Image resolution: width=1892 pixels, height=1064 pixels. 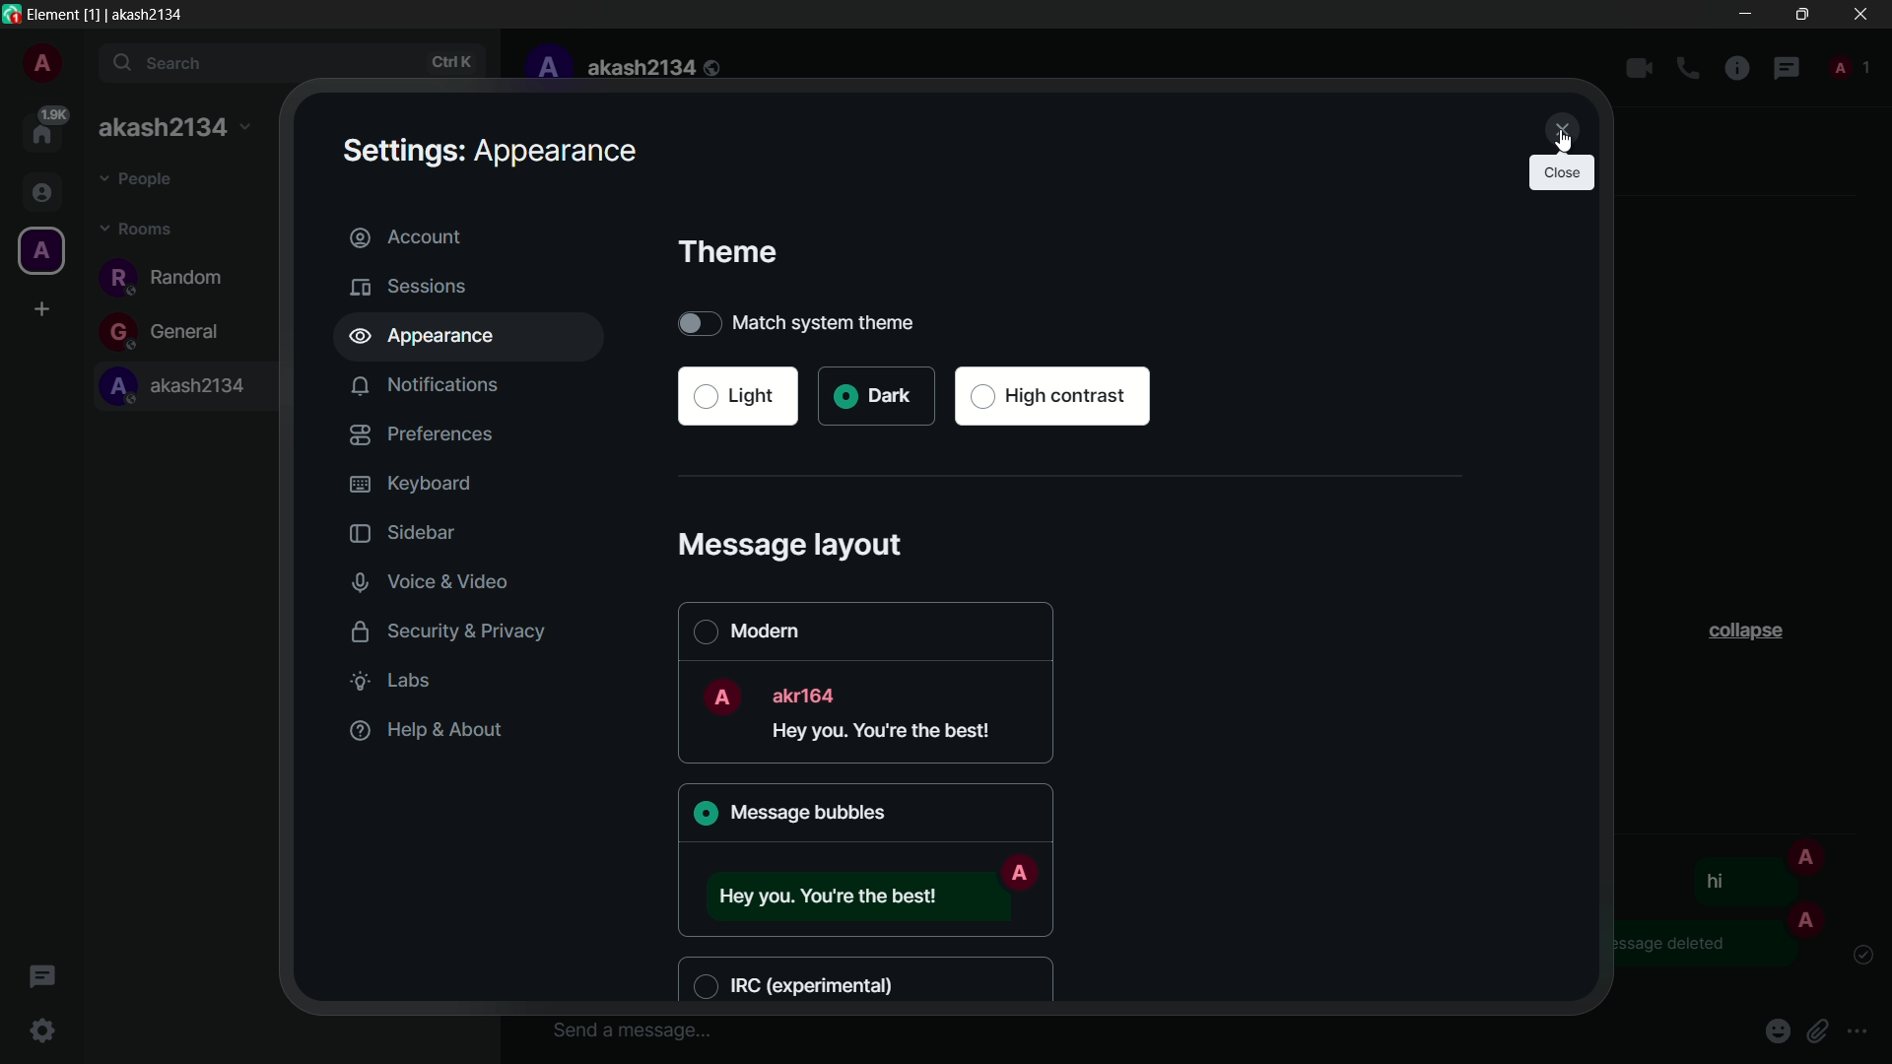 What do you see at coordinates (1801, 13) in the screenshot?
I see `maximize or restore` at bounding box center [1801, 13].